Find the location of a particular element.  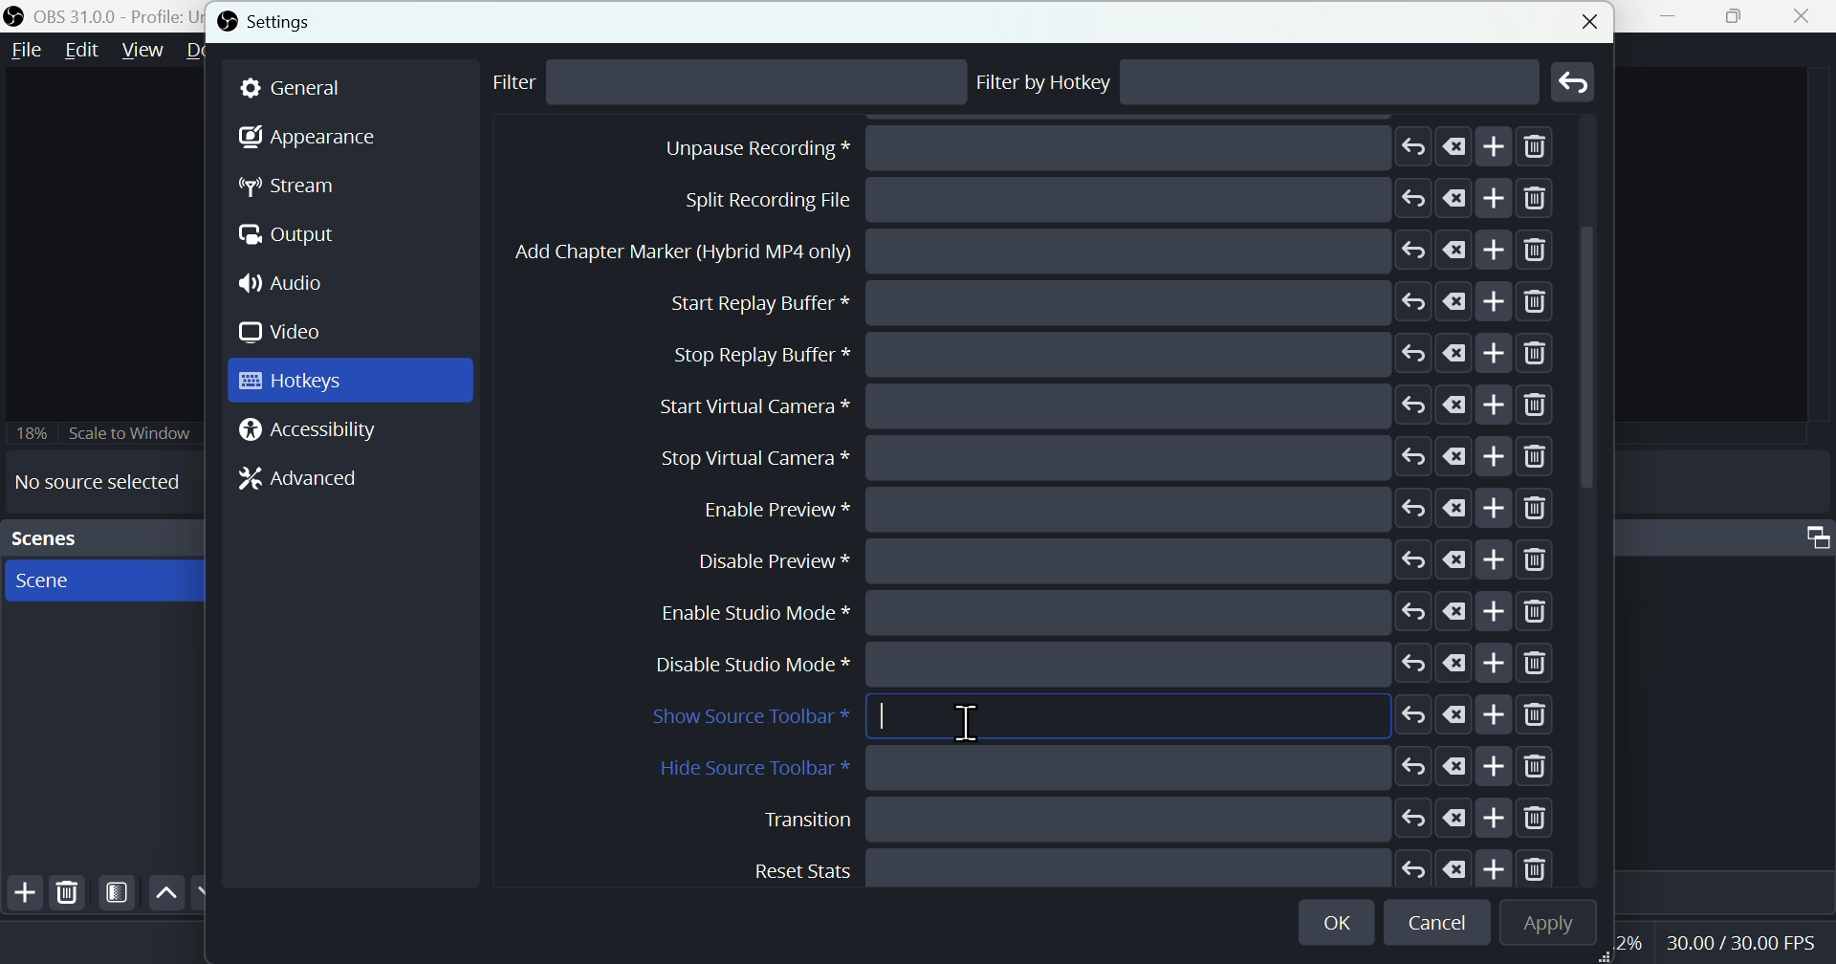

Stop Replay Buffer is located at coordinates (1112, 560).